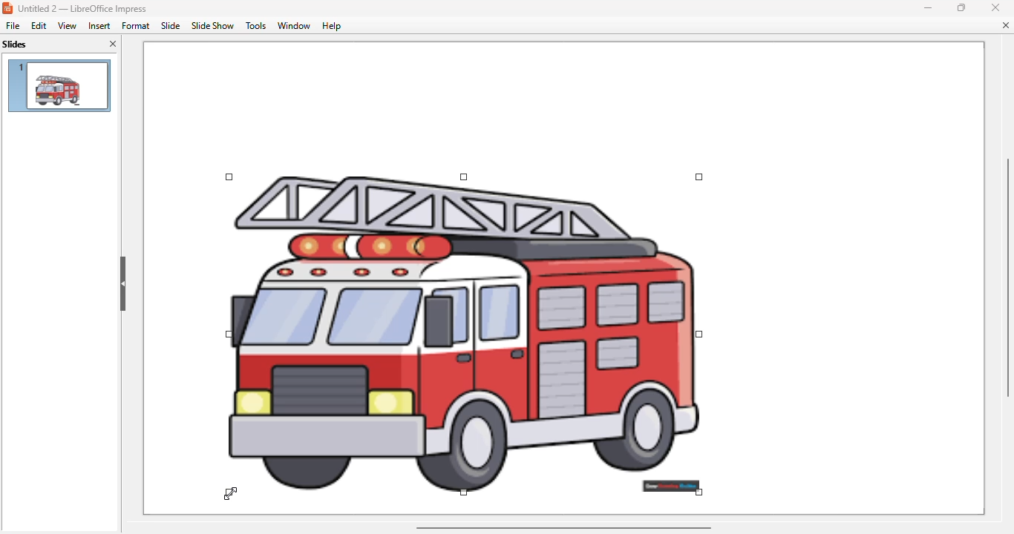  What do you see at coordinates (464, 177) in the screenshot?
I see `corner handles` at bounding box center [464, 177].